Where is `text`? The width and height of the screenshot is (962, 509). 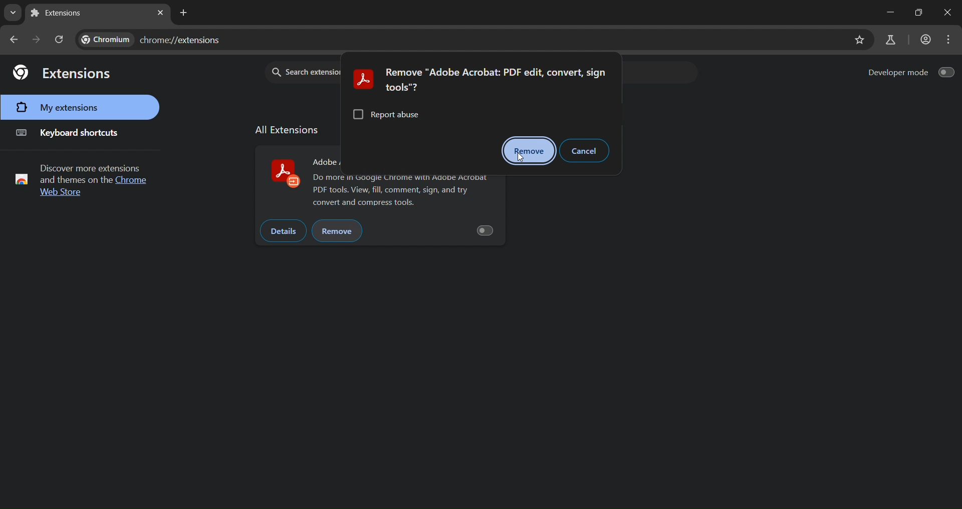
text is located at coordinates (79, 179).